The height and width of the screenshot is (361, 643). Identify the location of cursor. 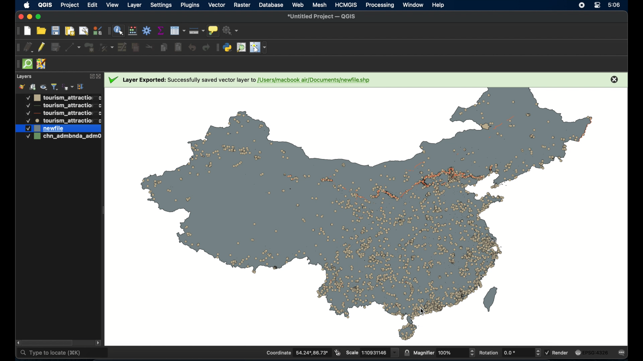
(422, 311).